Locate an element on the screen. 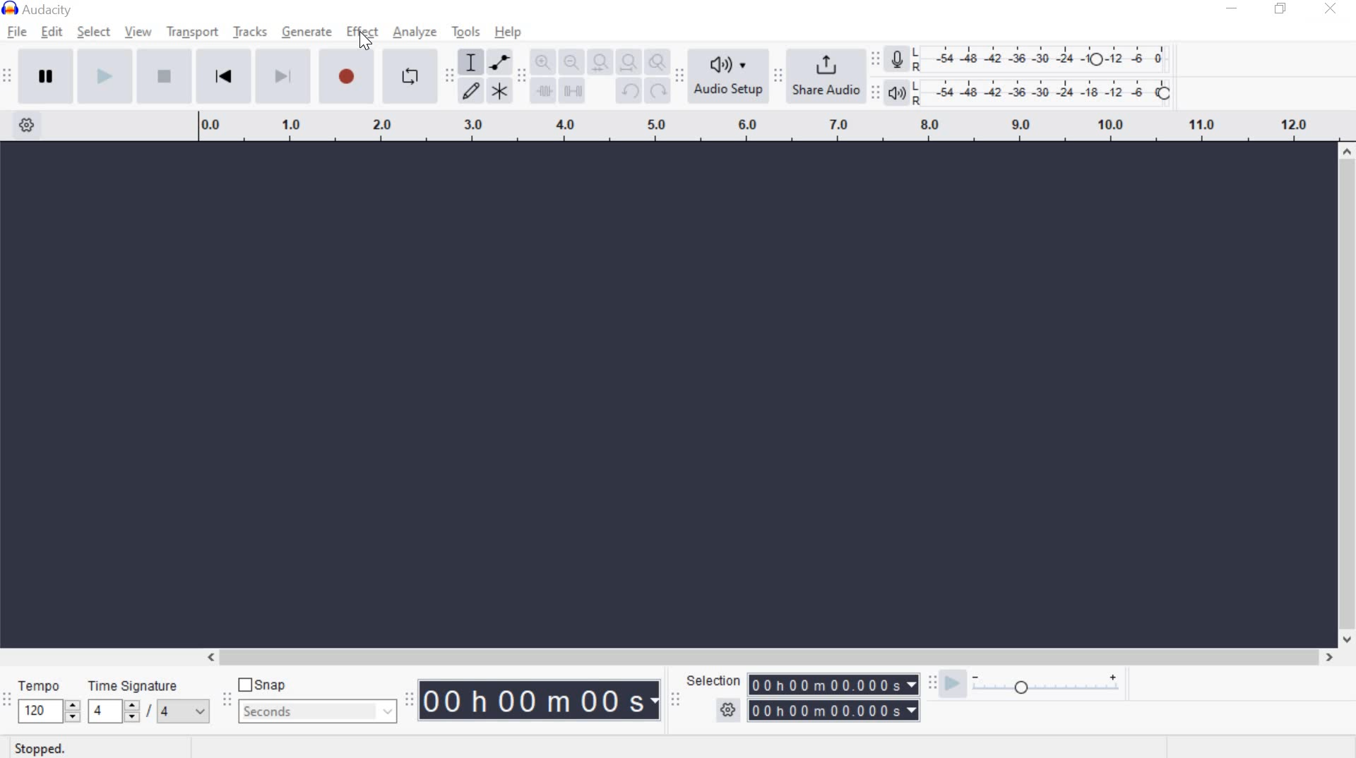 The image size is (1356, 758). select is located at coordinates (93, 30).